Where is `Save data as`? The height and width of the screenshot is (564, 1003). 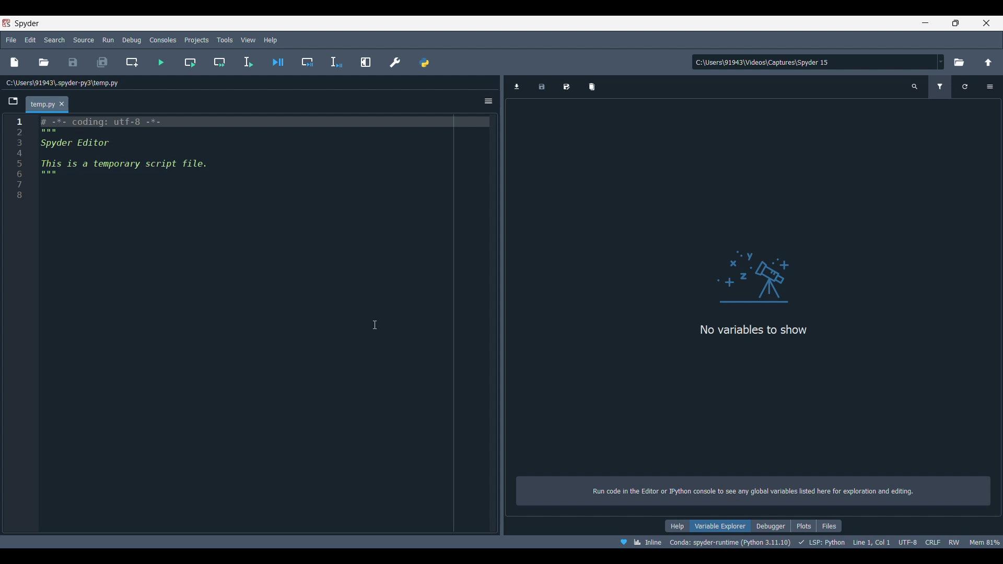
Save data as is located at coordinates (566, 87).